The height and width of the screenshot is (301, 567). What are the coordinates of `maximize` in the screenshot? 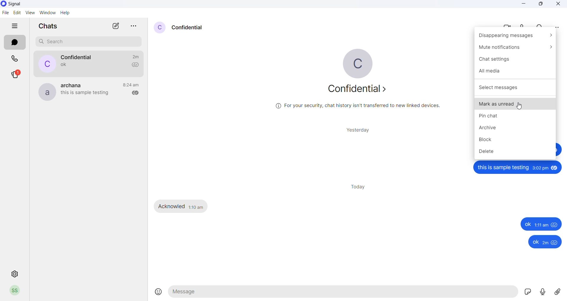 It's located at (541, 5).